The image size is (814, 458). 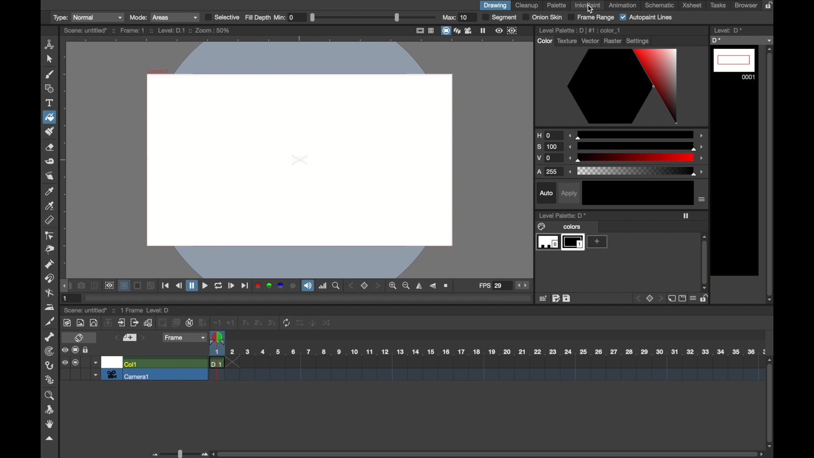 I want to click on down, so click(x=108, y=322).